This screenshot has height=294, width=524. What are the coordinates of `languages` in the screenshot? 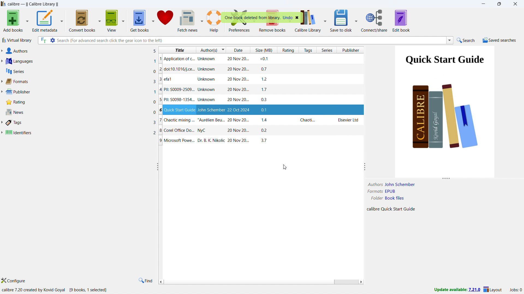 It's located at (79, 61).